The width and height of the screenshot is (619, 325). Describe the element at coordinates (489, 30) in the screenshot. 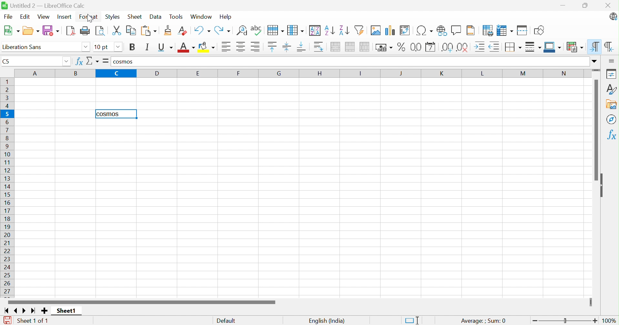

I see `Define print area` at that location.